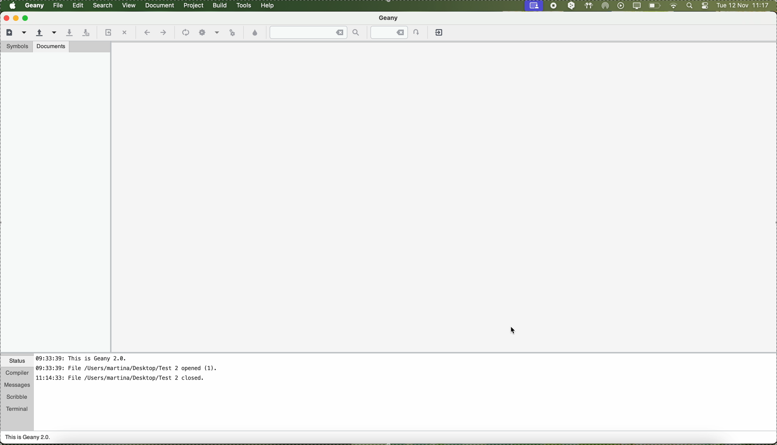  What do you see at coordinates (159, 5) in the screenshot?
I see `document` at bounding box center [159, 5].